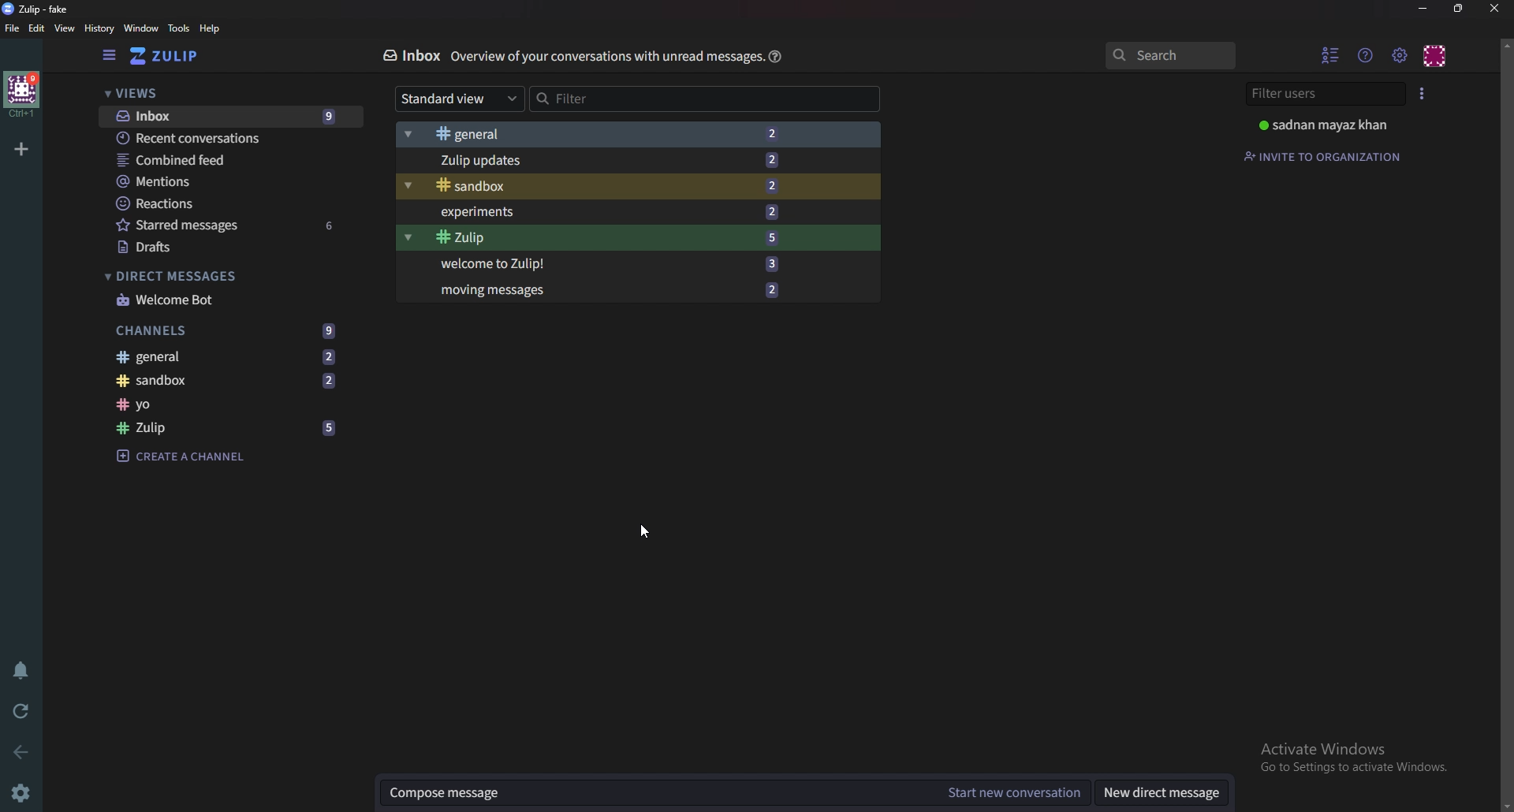 The image size is (1514, 812). Describe the element at coordinates (1363, 54) in the screenshot. I see `Help menu` at that location.